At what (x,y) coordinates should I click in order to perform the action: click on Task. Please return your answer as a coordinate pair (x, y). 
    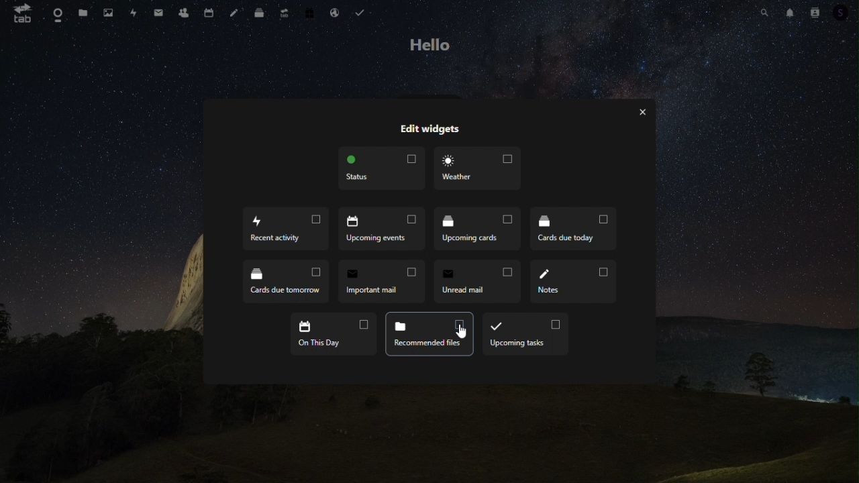
    Looking at the image, I should click on (364, 14).